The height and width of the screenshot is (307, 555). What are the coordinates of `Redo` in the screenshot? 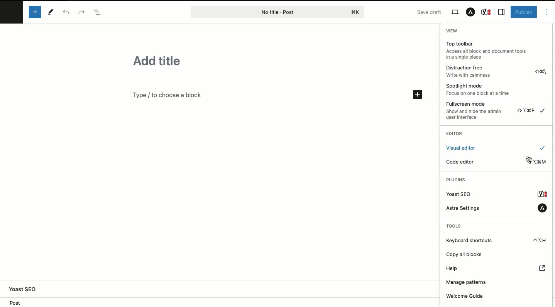 It's located at (82, 12).